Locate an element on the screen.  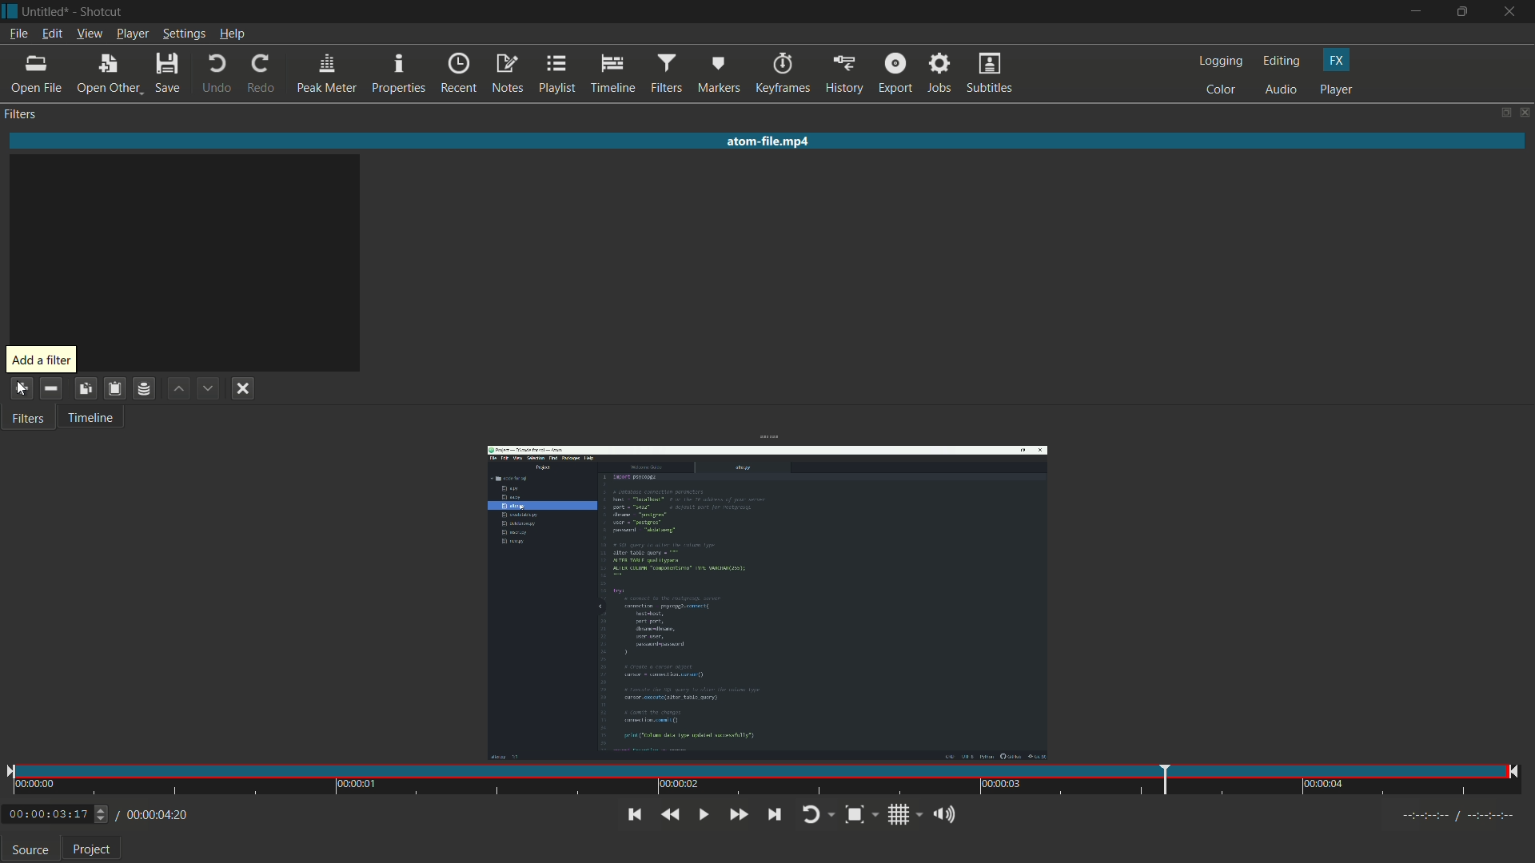
quickly play backward is located at coordinates (672, 815).